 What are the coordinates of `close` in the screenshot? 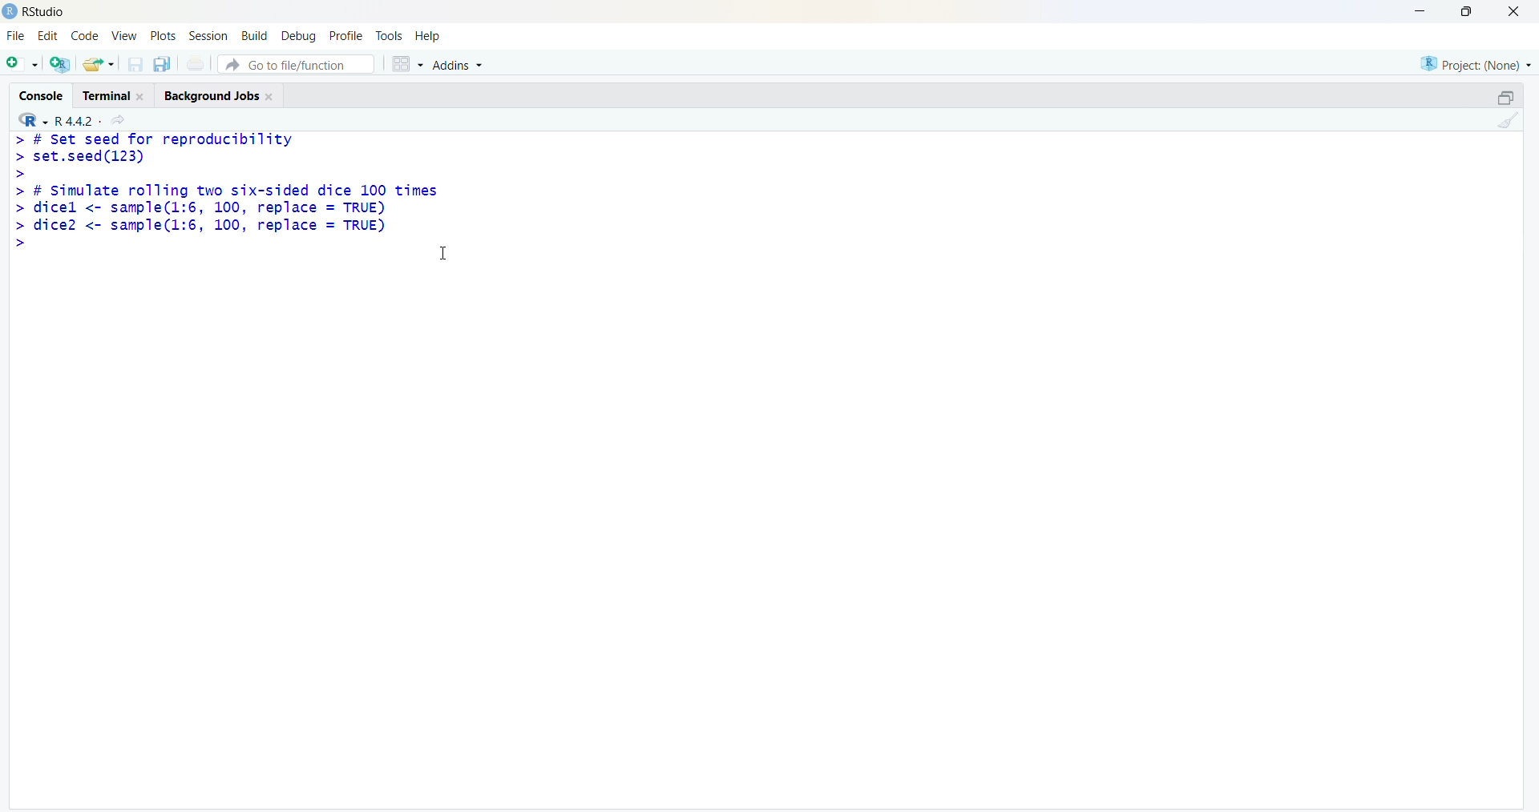 It's located at (1515, 10).